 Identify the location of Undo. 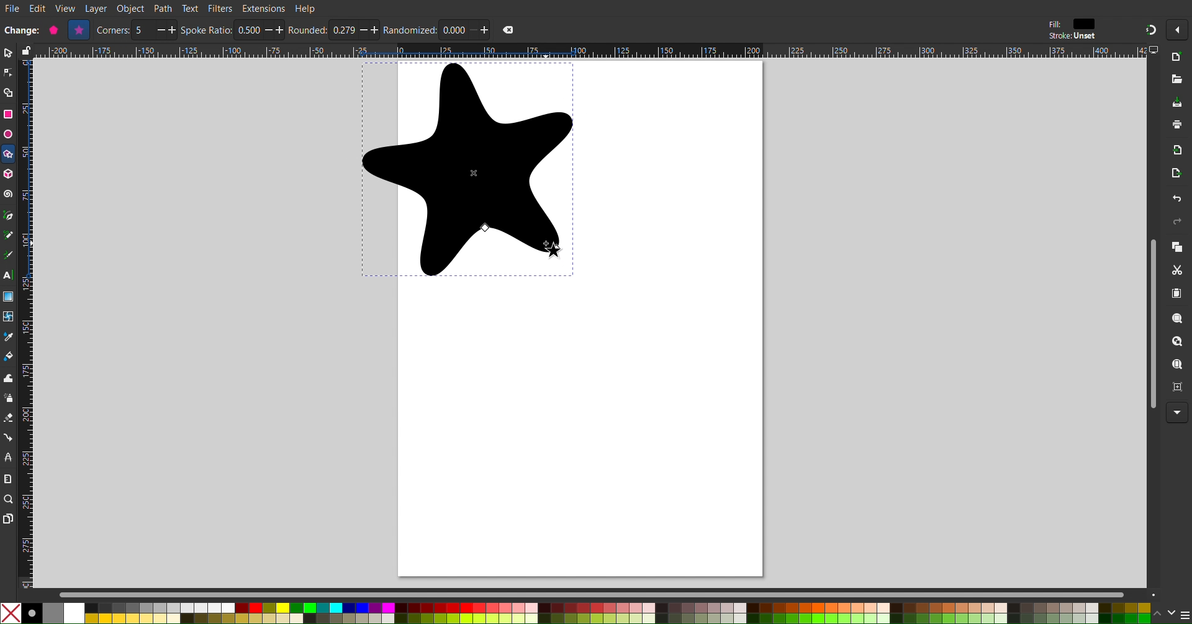
(1176, 200).